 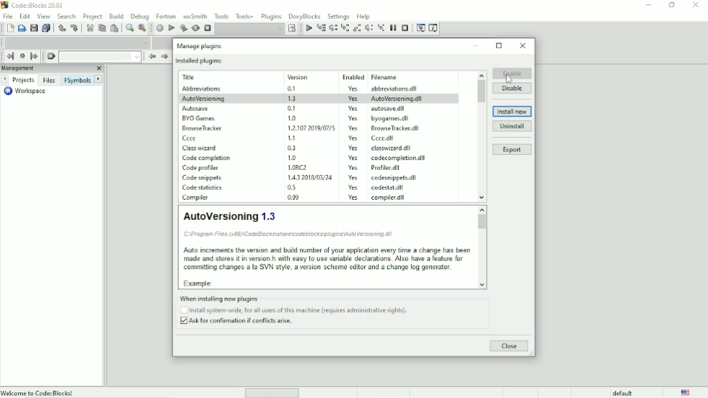 I want to click on plugin, so click(x=203, y=89).